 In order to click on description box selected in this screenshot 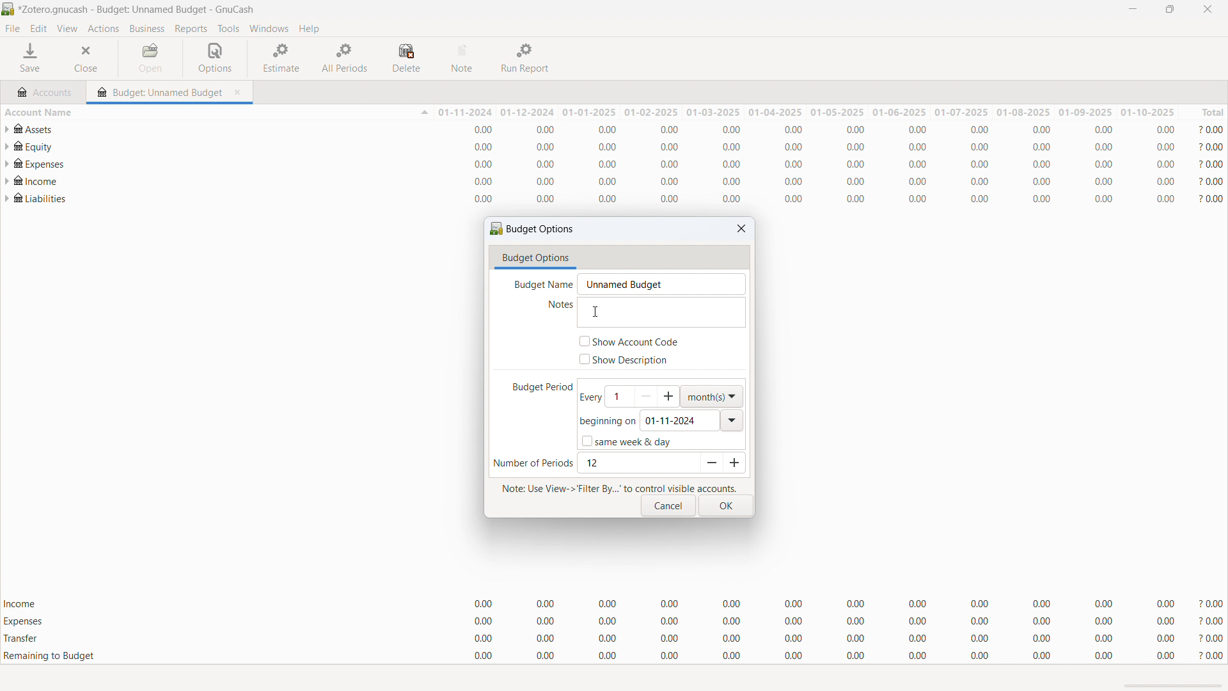, I will do `click(661, 314)`.